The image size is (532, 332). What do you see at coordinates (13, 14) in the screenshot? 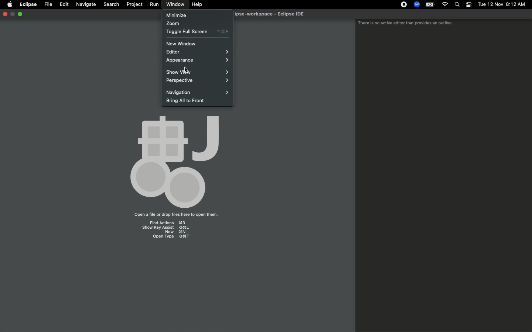
I see `Minimize` at bounding box center [13, 14].